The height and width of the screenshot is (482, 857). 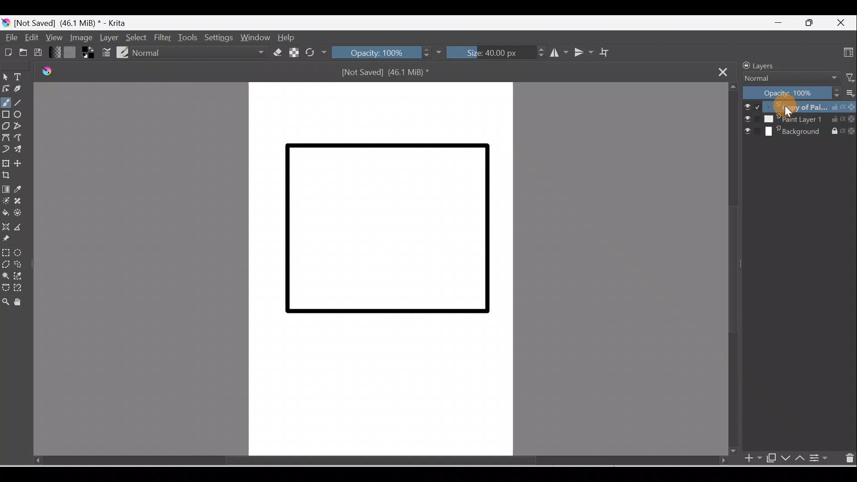 I want to click on More, so click(x=849, y=95).